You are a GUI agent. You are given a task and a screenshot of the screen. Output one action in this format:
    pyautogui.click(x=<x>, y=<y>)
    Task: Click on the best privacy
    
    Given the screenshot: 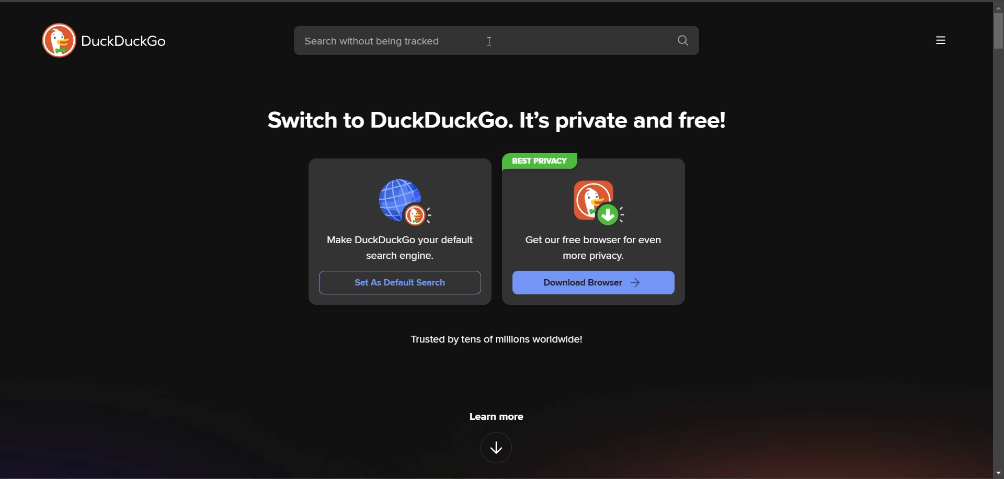 What is the action you would take?
    pyautogui.click(x=542, y=161)
    